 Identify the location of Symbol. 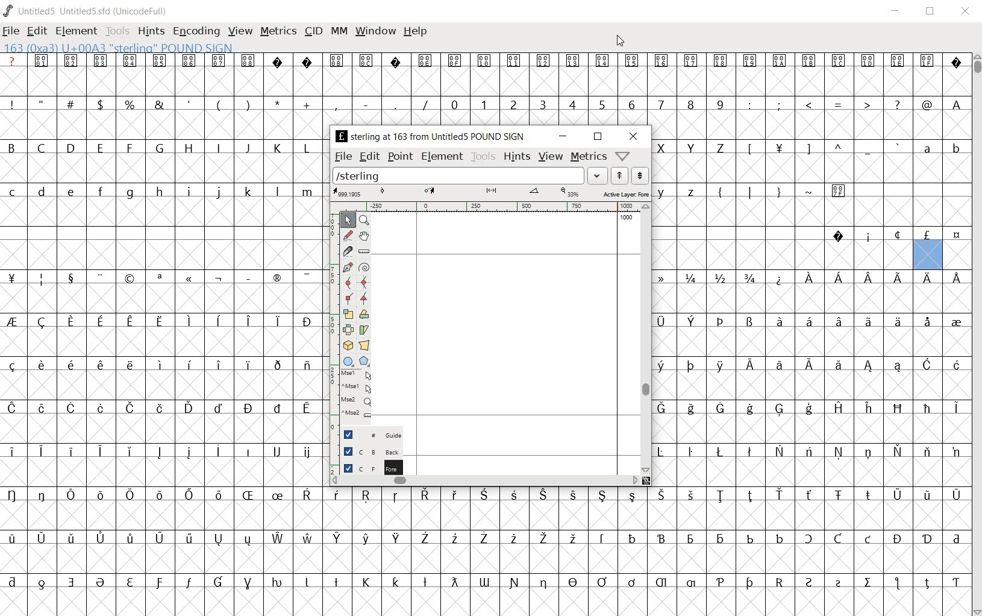
(130, 61).